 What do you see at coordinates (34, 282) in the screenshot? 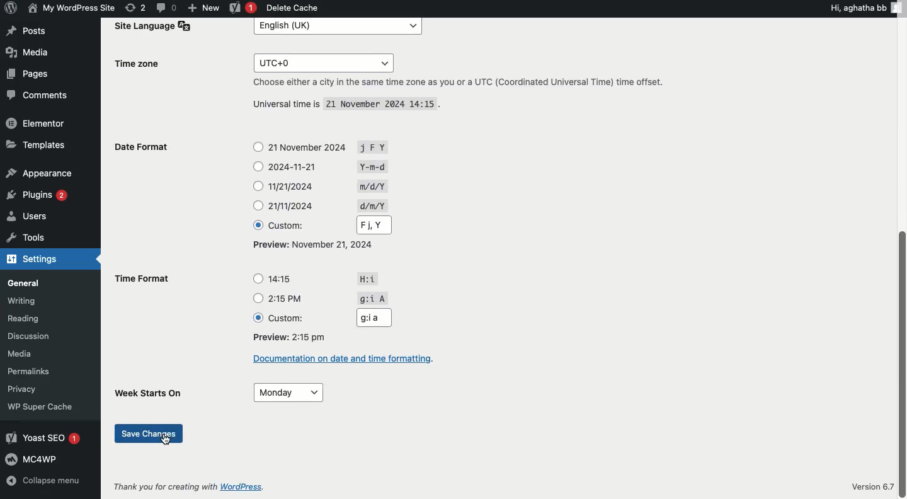
I see `General` at bounding box center [34, 282].